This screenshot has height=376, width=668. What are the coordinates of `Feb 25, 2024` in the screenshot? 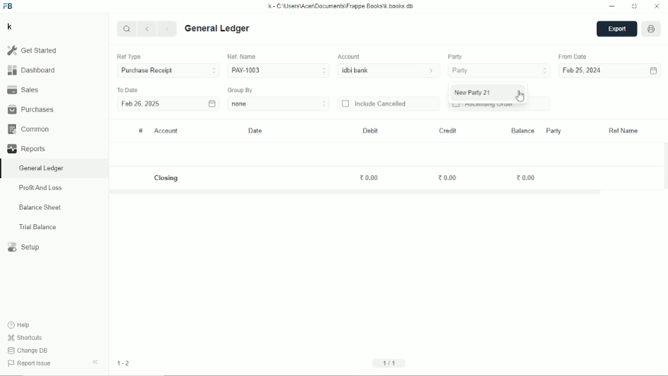 It's located at (583, 71).